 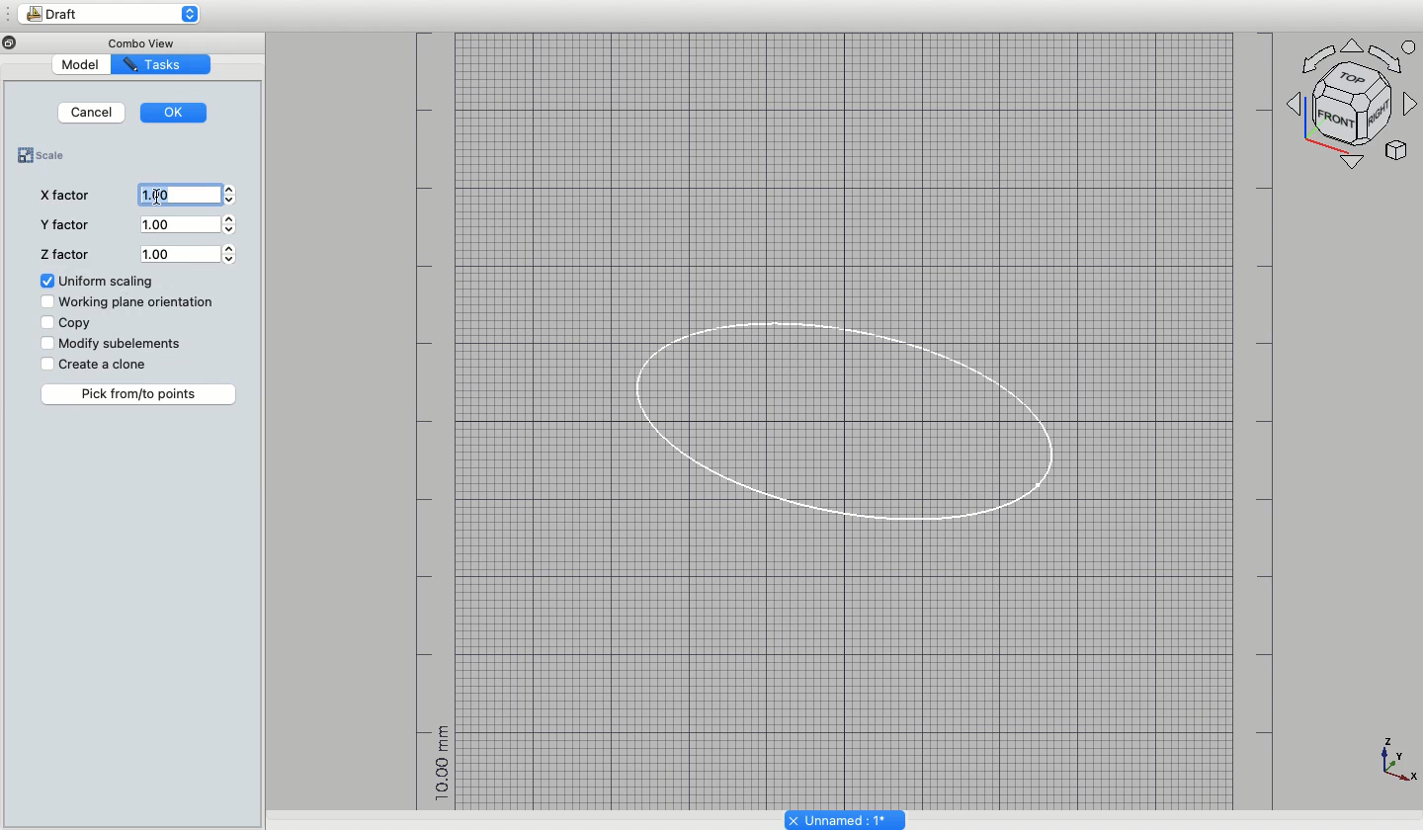 What do you see at coordinates (67, 254) in the screenshot?
I see `Z factor` at bounding box center [67, 254].